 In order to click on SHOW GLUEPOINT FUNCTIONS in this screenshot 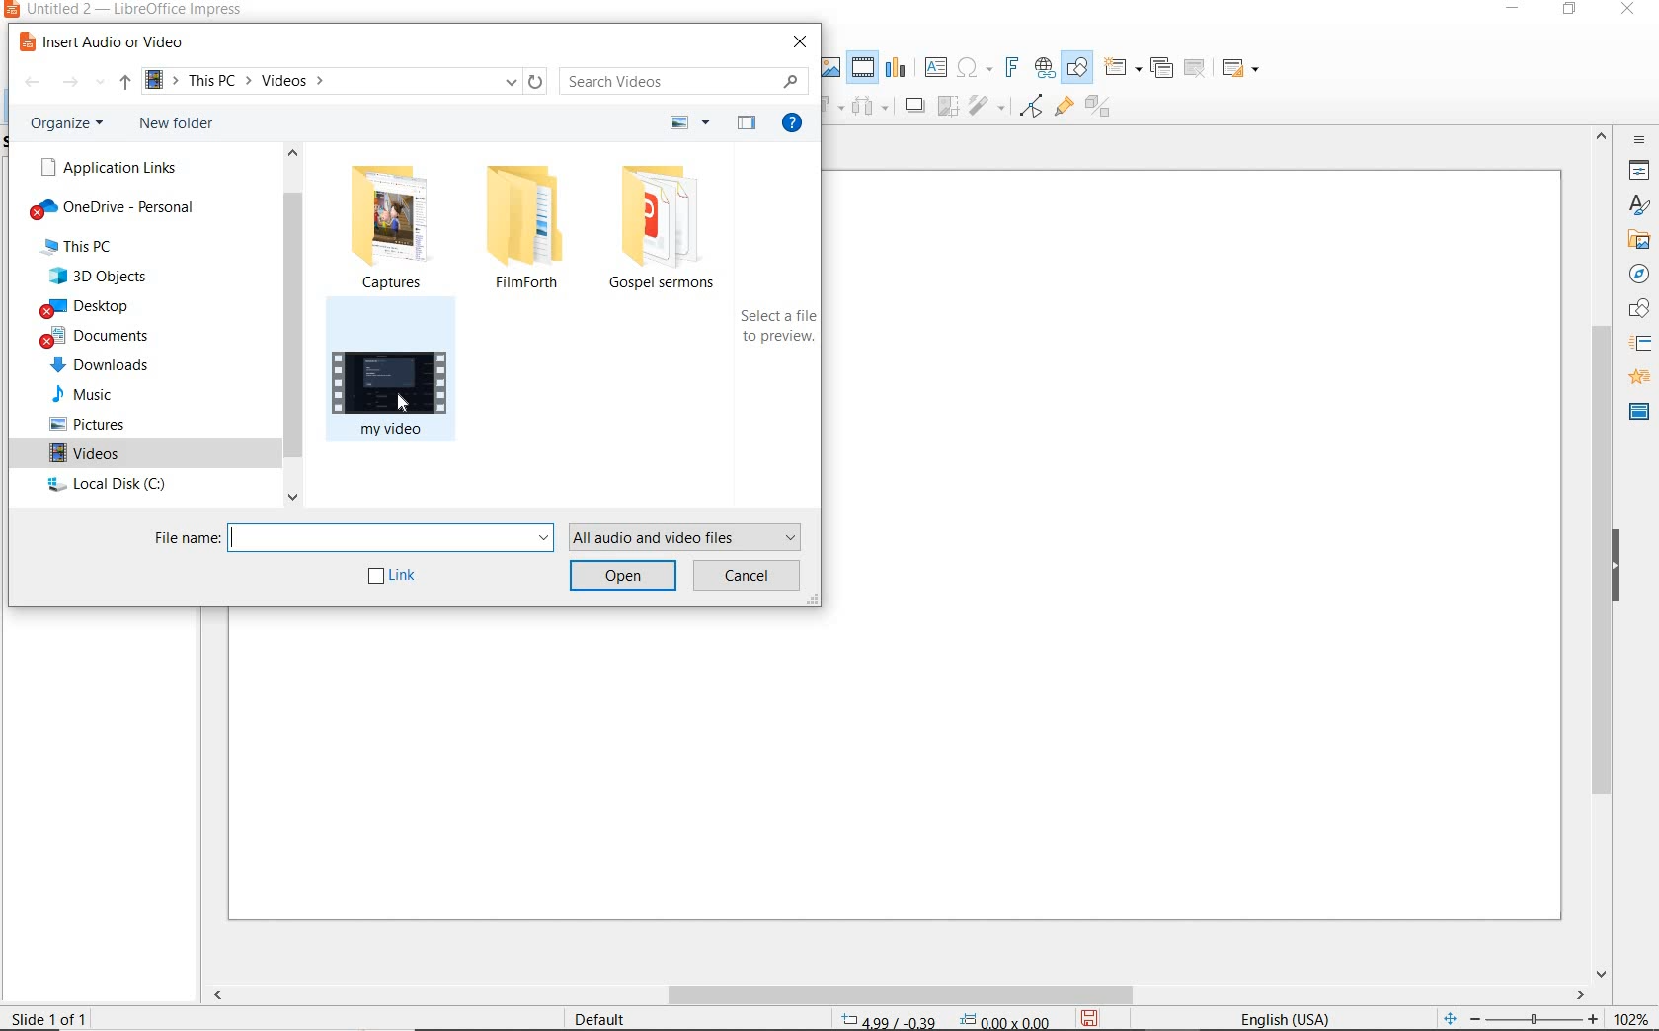, I will do `click(1063, 109)`.